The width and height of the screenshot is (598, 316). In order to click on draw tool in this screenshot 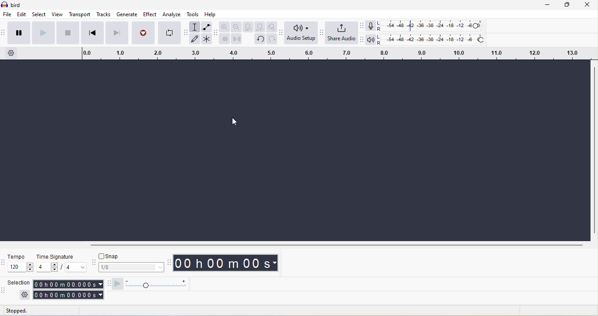, I will do `click(197, 40)`.